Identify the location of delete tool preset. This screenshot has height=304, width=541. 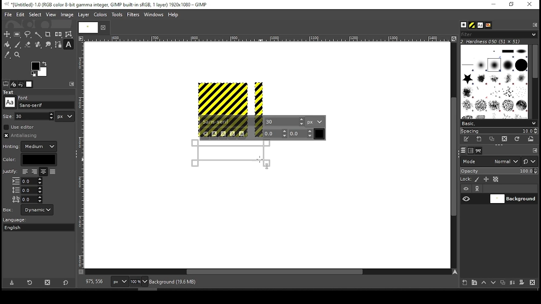
(50, 282).